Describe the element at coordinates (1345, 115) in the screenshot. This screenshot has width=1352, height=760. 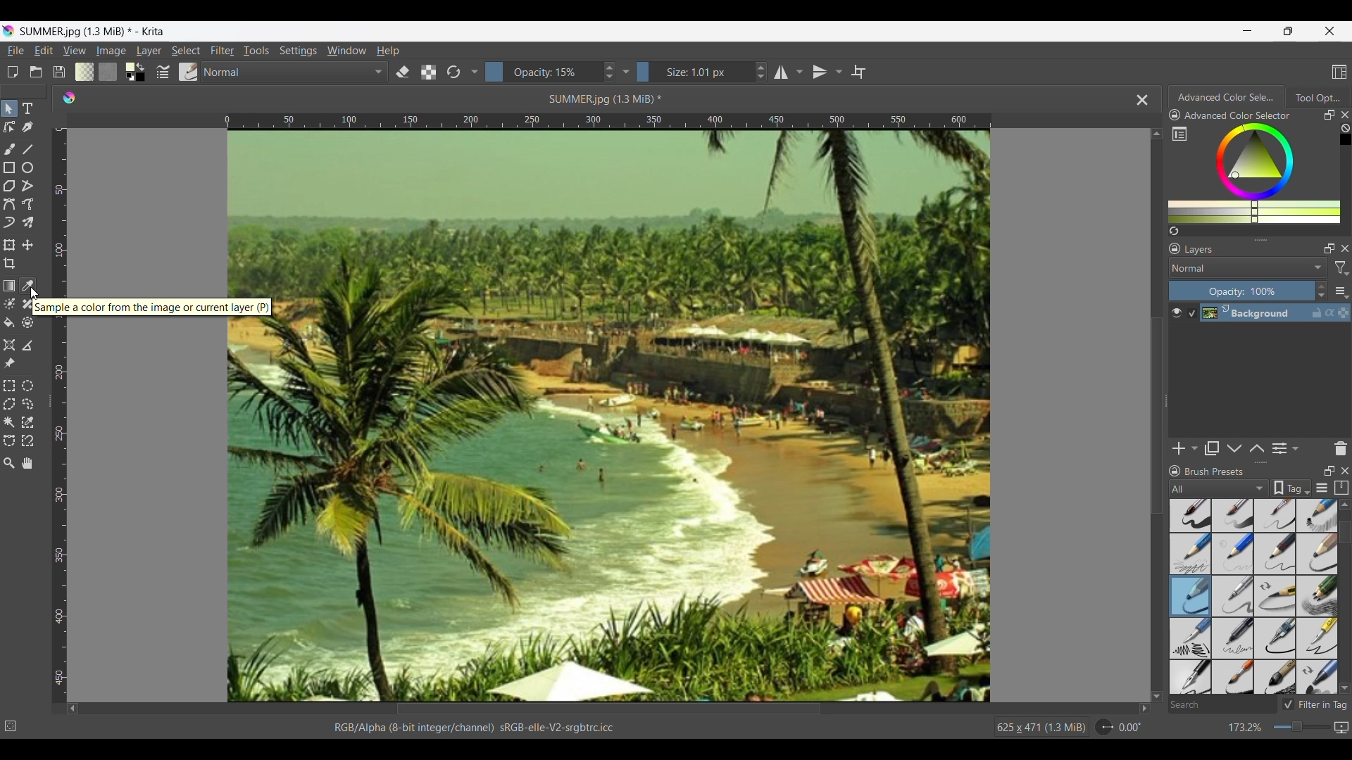
I see `Close right panel` at that location.